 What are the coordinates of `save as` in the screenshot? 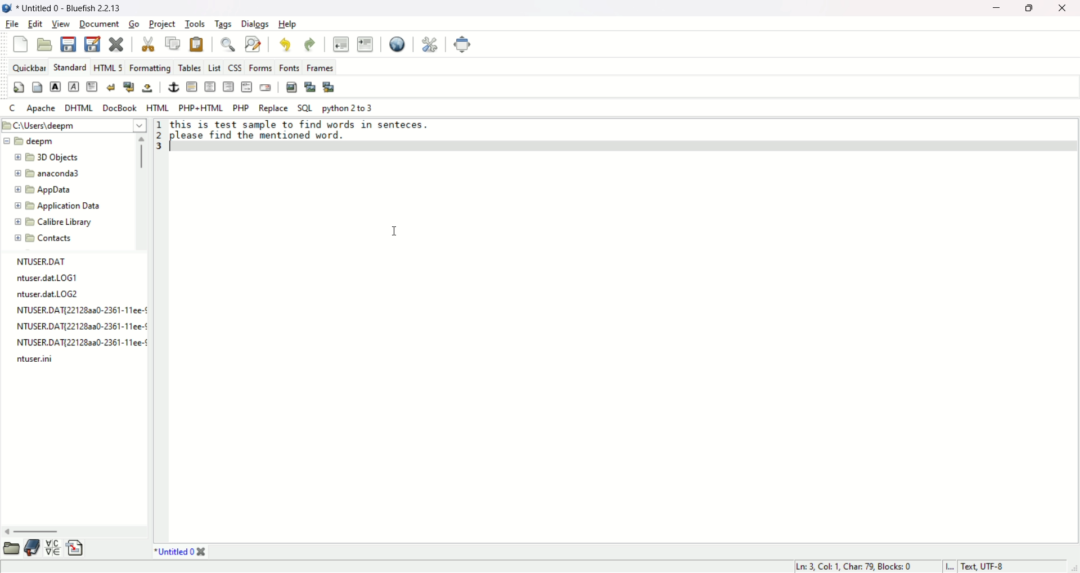 It's located at (93, 43).